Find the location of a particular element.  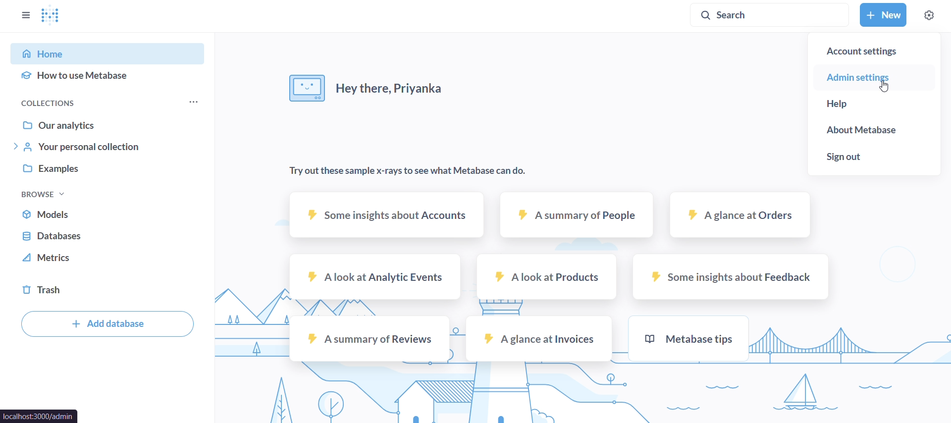

admin settings is located at coordinates (873, 78).